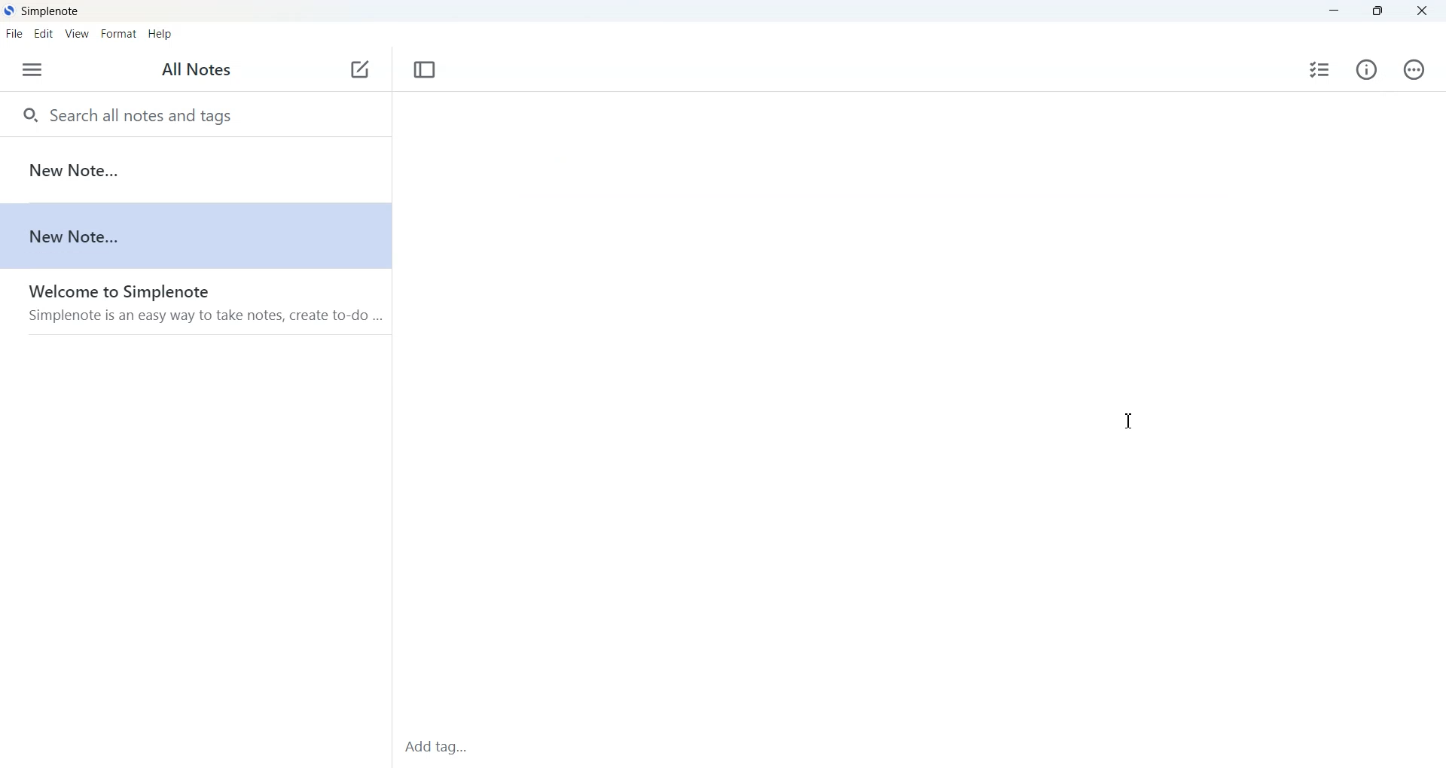 The height and width of the screenshot is (768, 1446). Describe the element at coordinates (194, 302) in the screenshot. I see `welcome to simplenote` at that location.